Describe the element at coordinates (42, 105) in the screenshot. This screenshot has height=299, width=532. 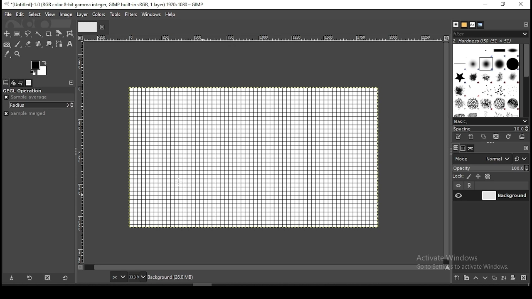
I see `radius` at that location.